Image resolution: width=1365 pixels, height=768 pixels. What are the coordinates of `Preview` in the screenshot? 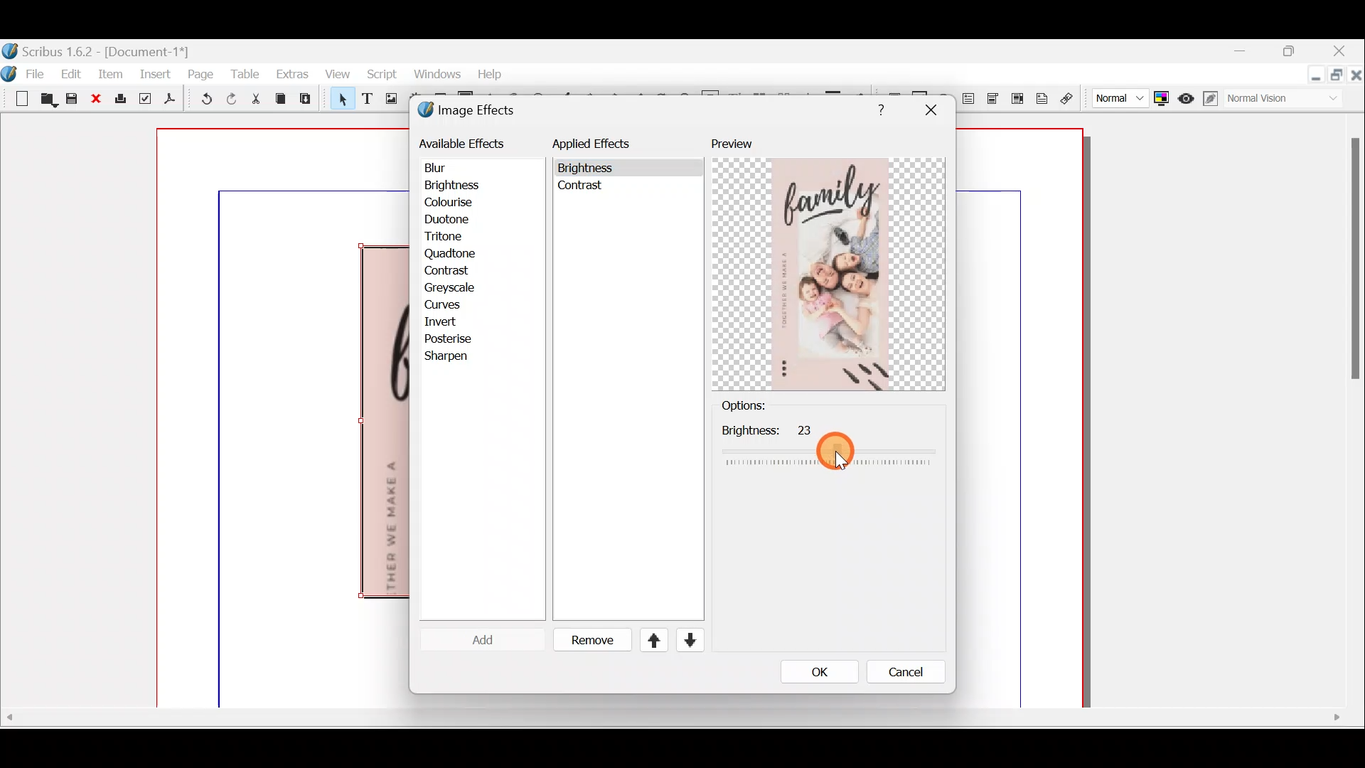 It's located at (828, 264).